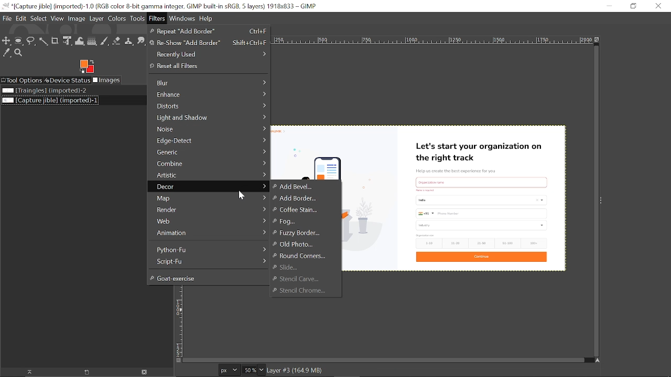  Describe the element at coordinates (137, 18) in the screenshot. I see `Tools` at that location.